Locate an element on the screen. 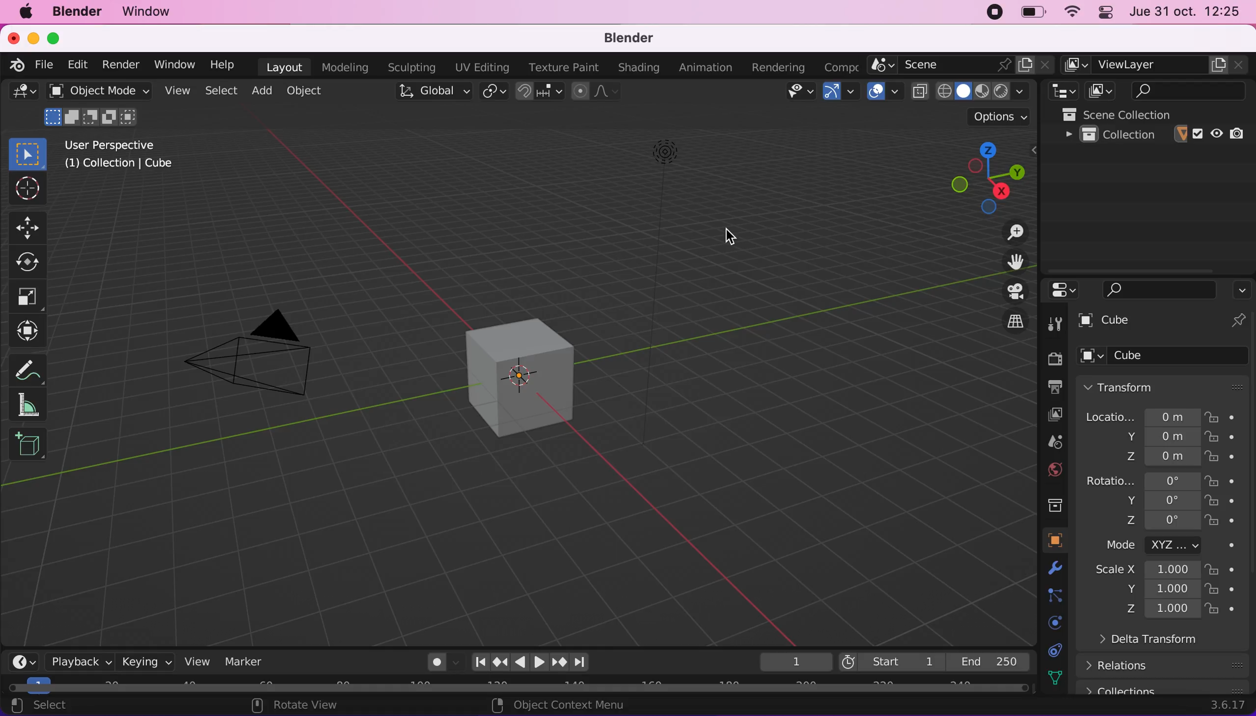  end 250 is located at coordinates (988, 660).